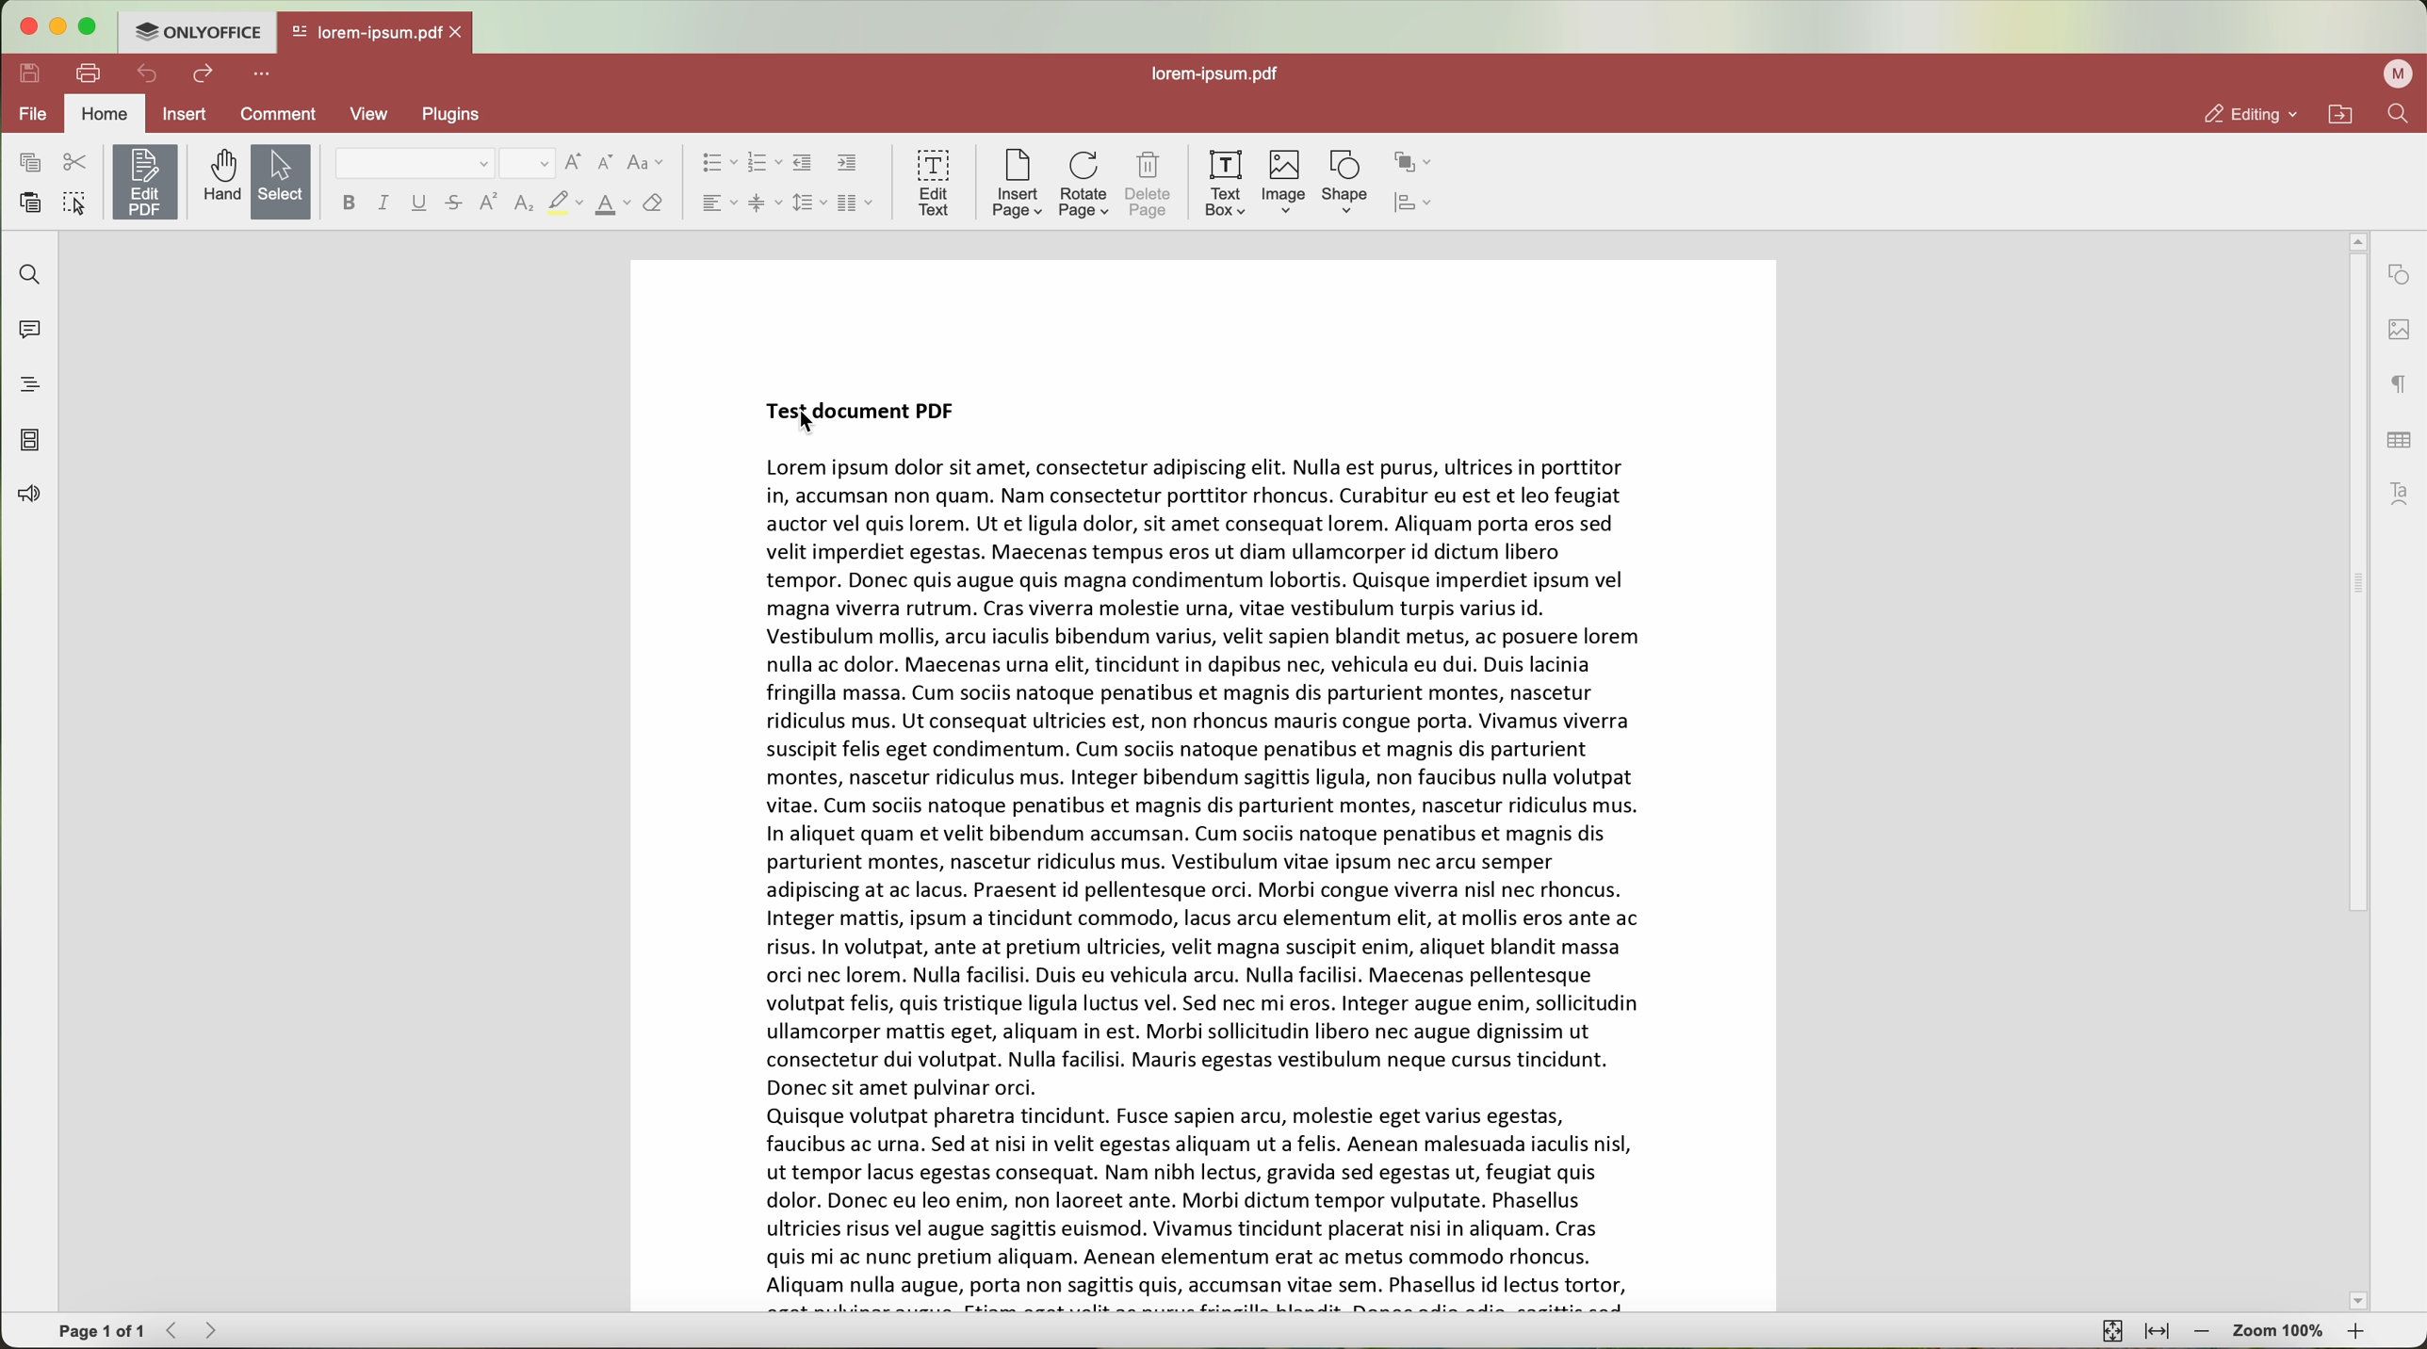 The height and width of the screenshot is (1349, 2427). I want to click on strikeout, so click(453, 206).